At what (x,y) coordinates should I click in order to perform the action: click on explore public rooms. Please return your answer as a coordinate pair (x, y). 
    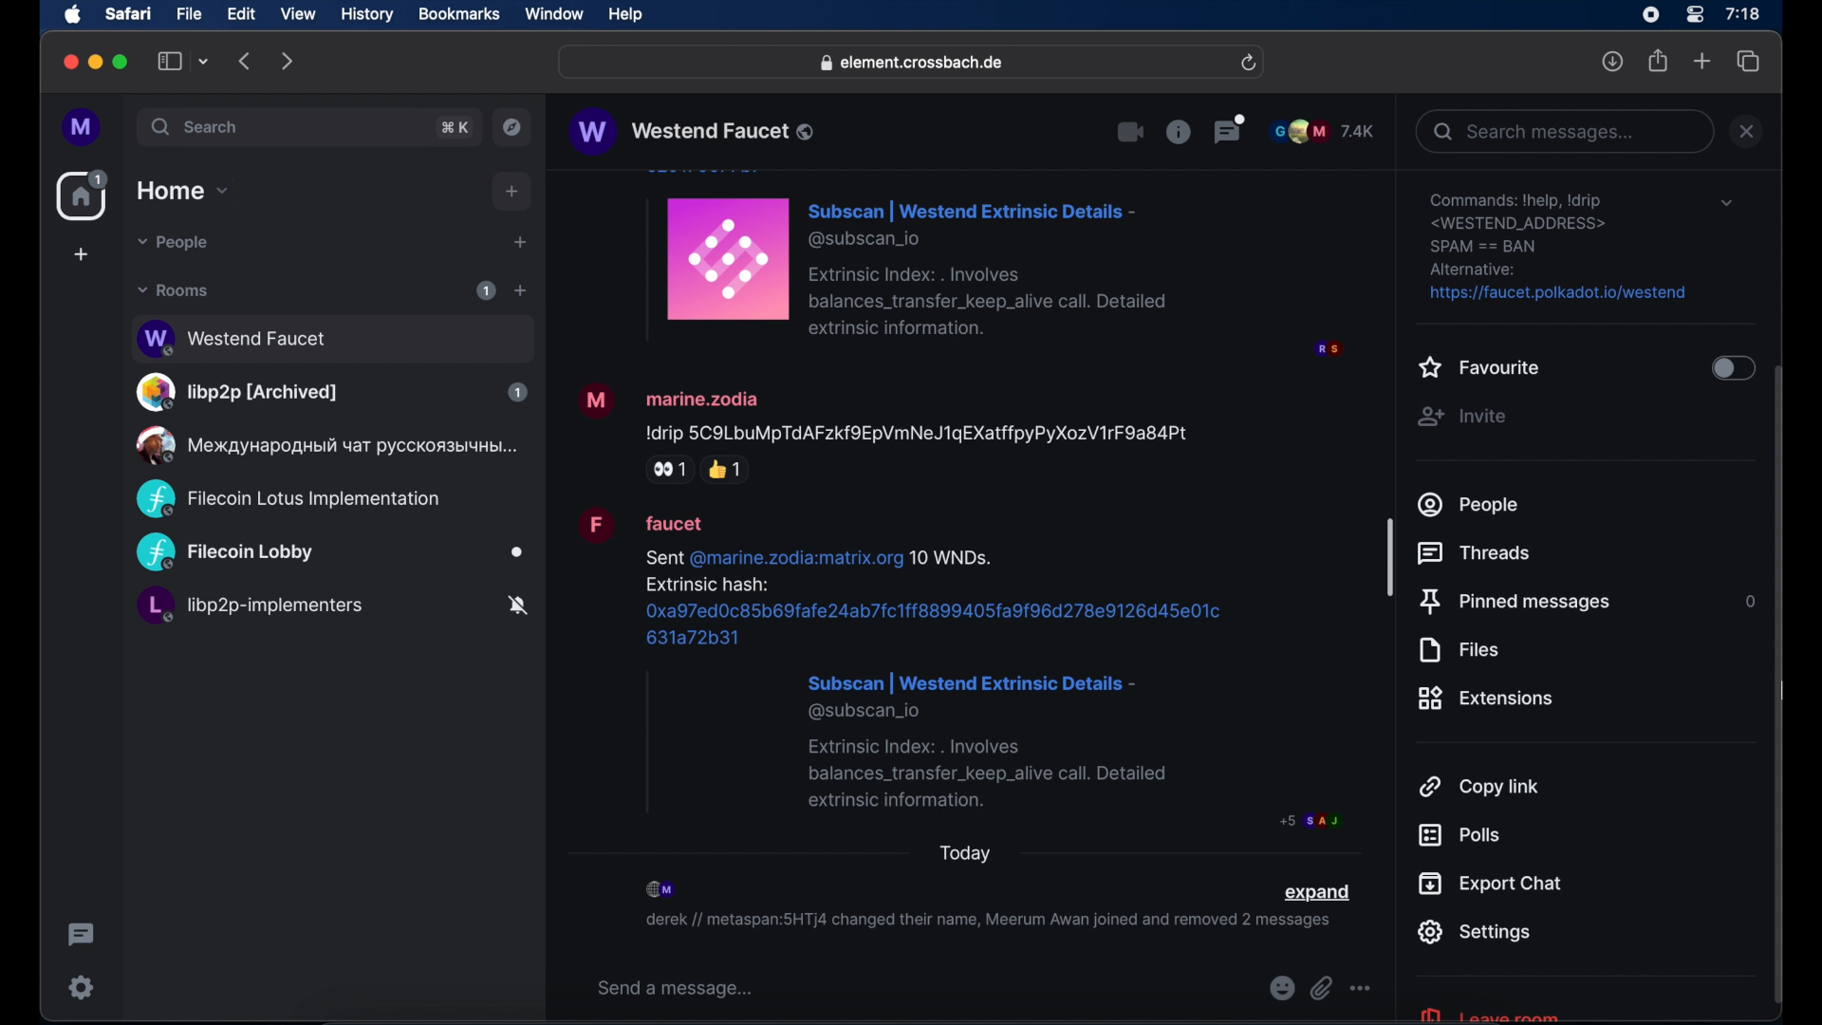
    Looking at the image, I should click on (512, 127).